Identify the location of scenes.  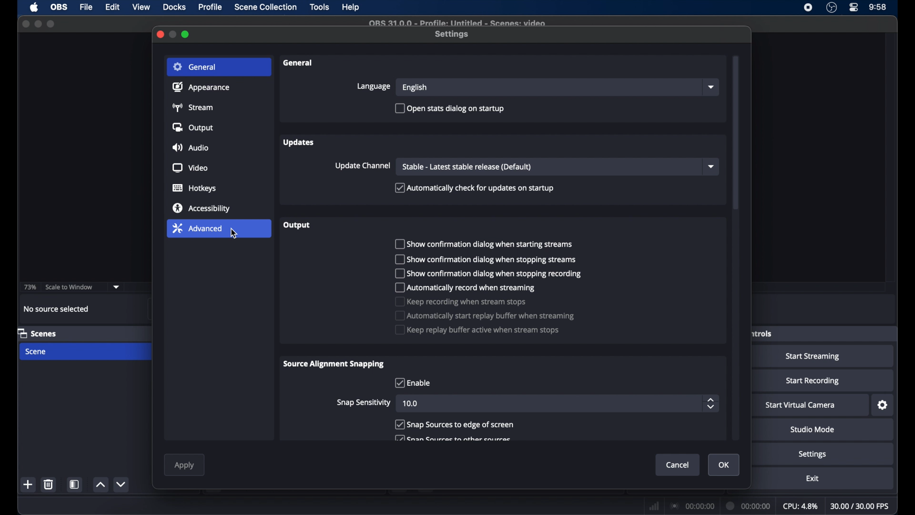
(37, 333).